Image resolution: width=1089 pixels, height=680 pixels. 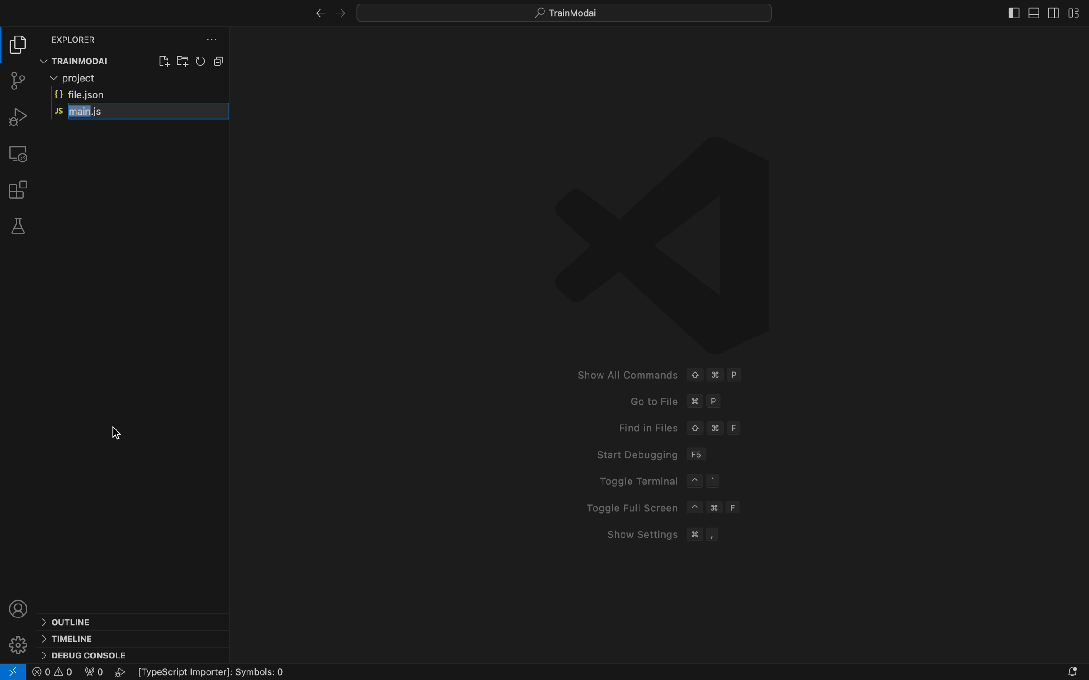 I want to click on layout, so click(x=1076, y=13).